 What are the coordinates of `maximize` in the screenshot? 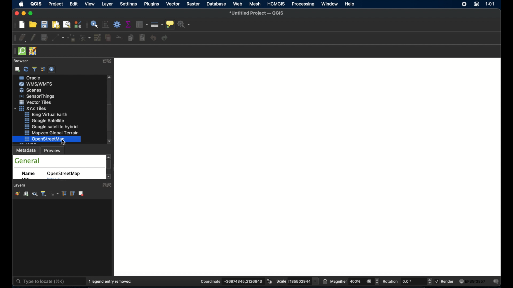 It's located at (31, 14).